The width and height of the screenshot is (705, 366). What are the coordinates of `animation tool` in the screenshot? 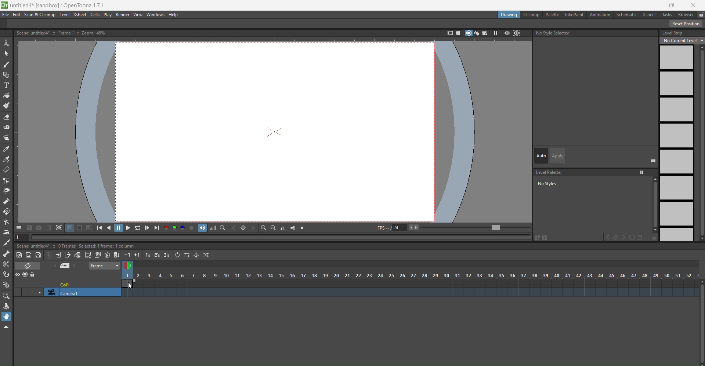 It's located at (7, 43).